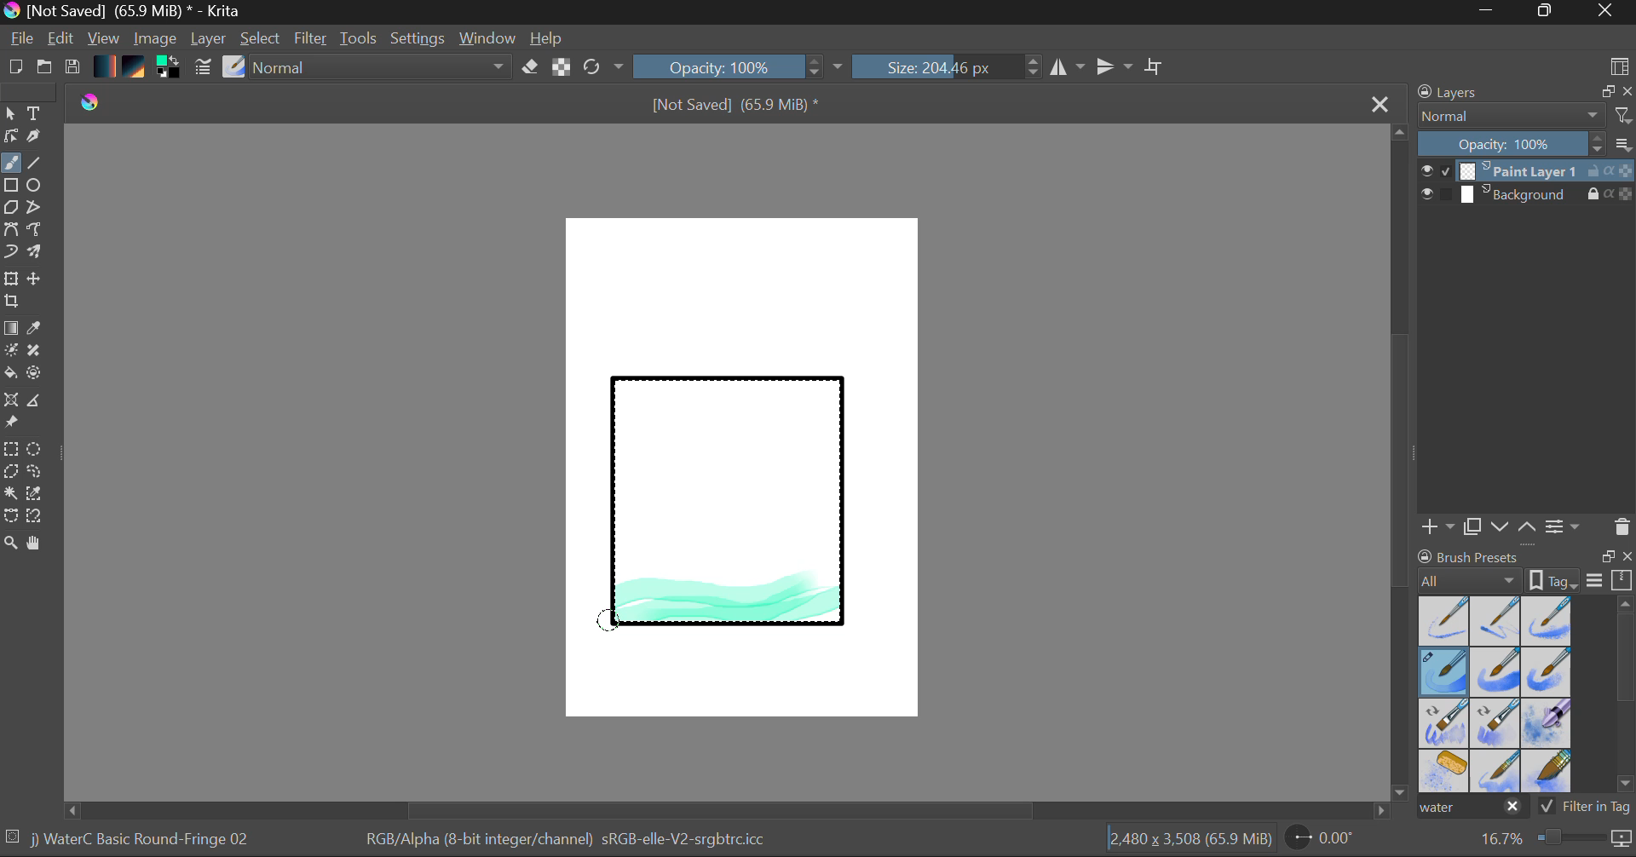 This screenshot has height=857, width=1636. I want to click on Smart Patch Tool, so click(40, 354).